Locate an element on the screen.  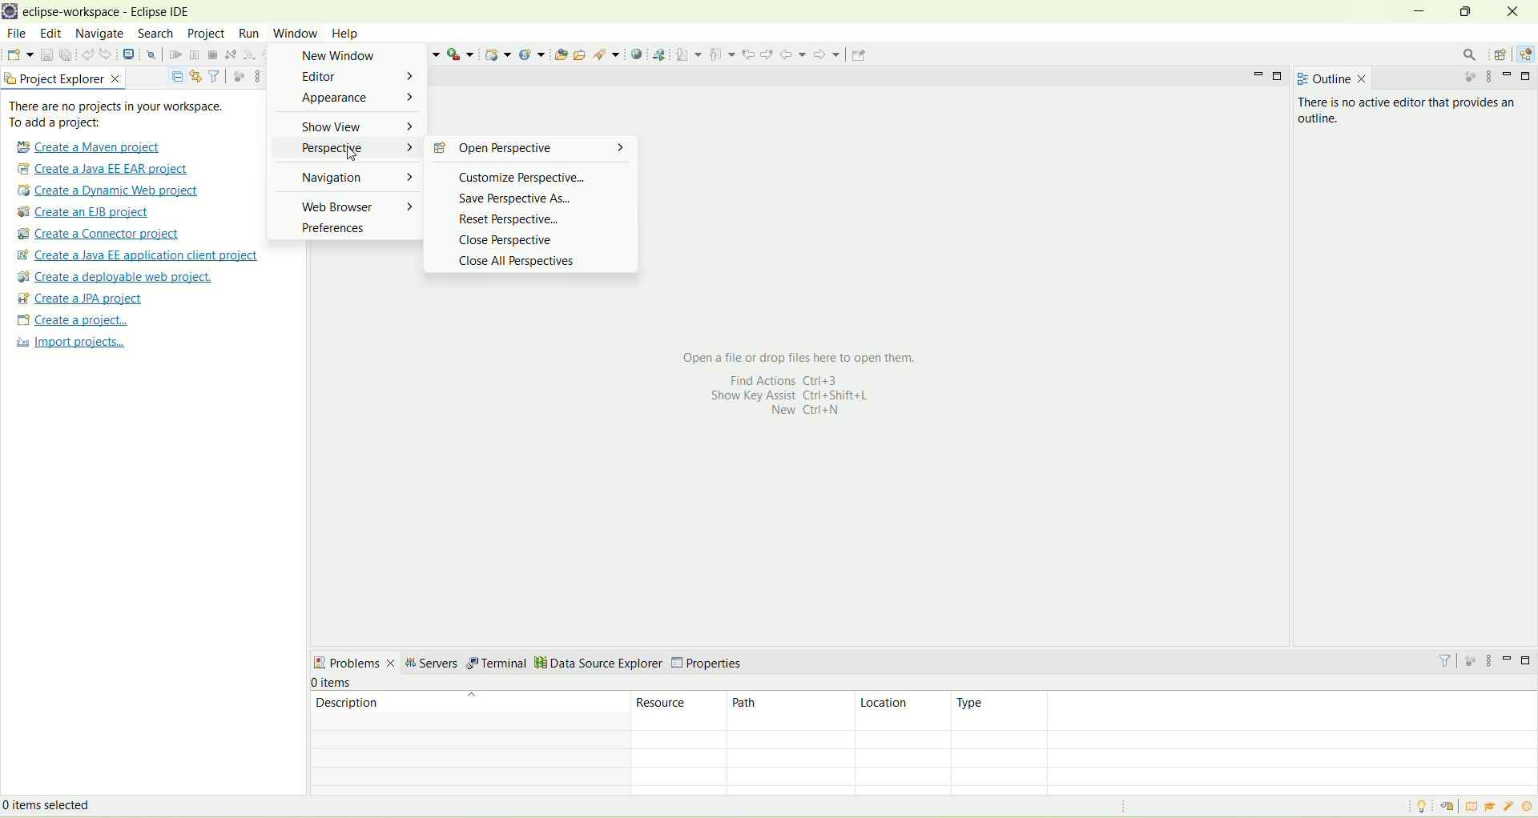
search is located at coordinates (152, 34).